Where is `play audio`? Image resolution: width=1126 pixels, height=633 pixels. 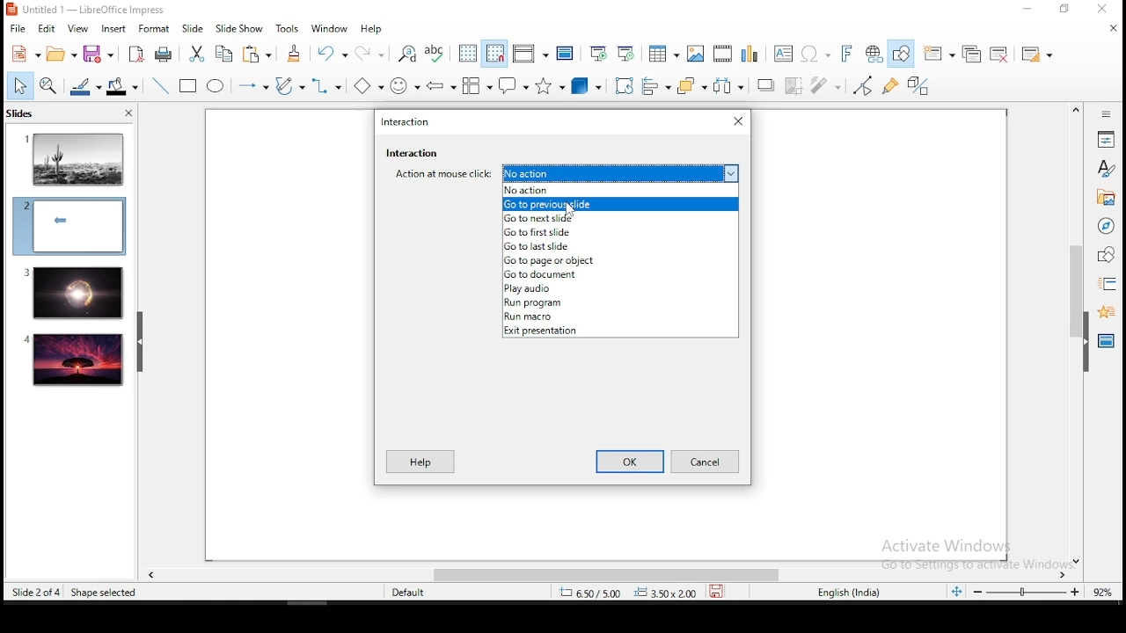
play audio is located at coordinates (621, 287).